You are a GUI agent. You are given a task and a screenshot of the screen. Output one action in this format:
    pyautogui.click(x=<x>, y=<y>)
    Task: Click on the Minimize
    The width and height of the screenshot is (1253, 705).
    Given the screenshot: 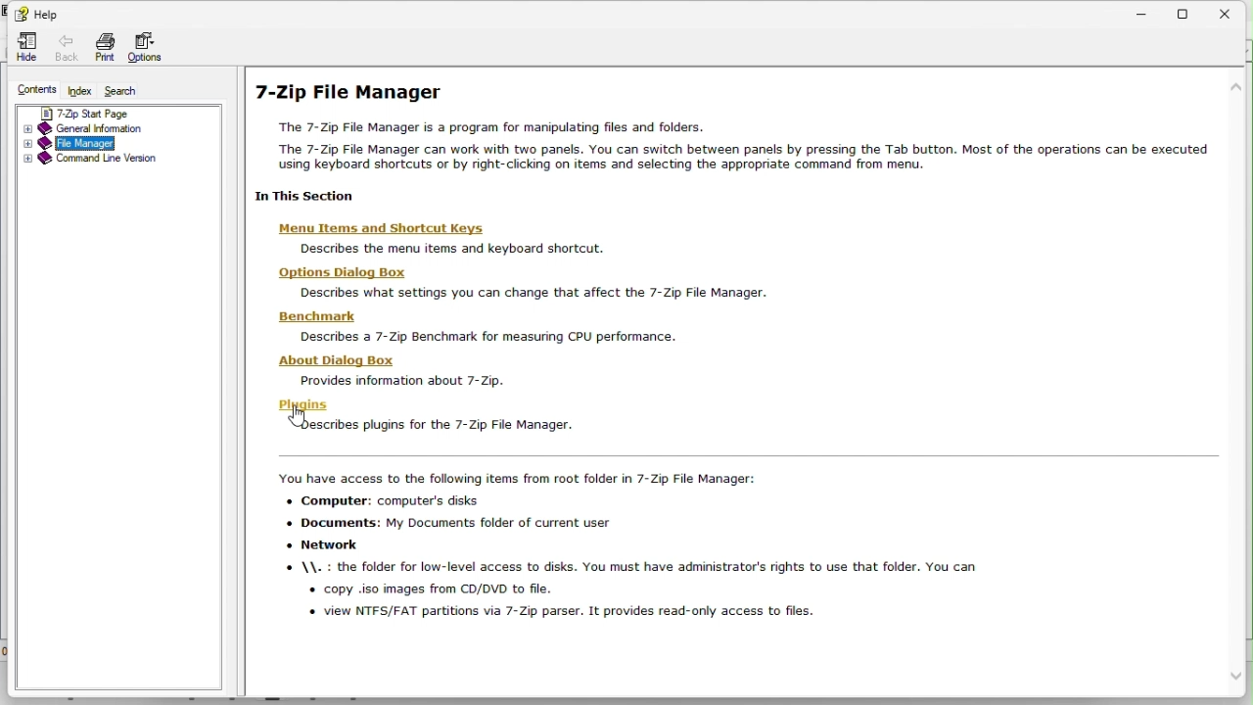 What is the action you would take?
    pyautogui.click(x=1150, y=10)
    